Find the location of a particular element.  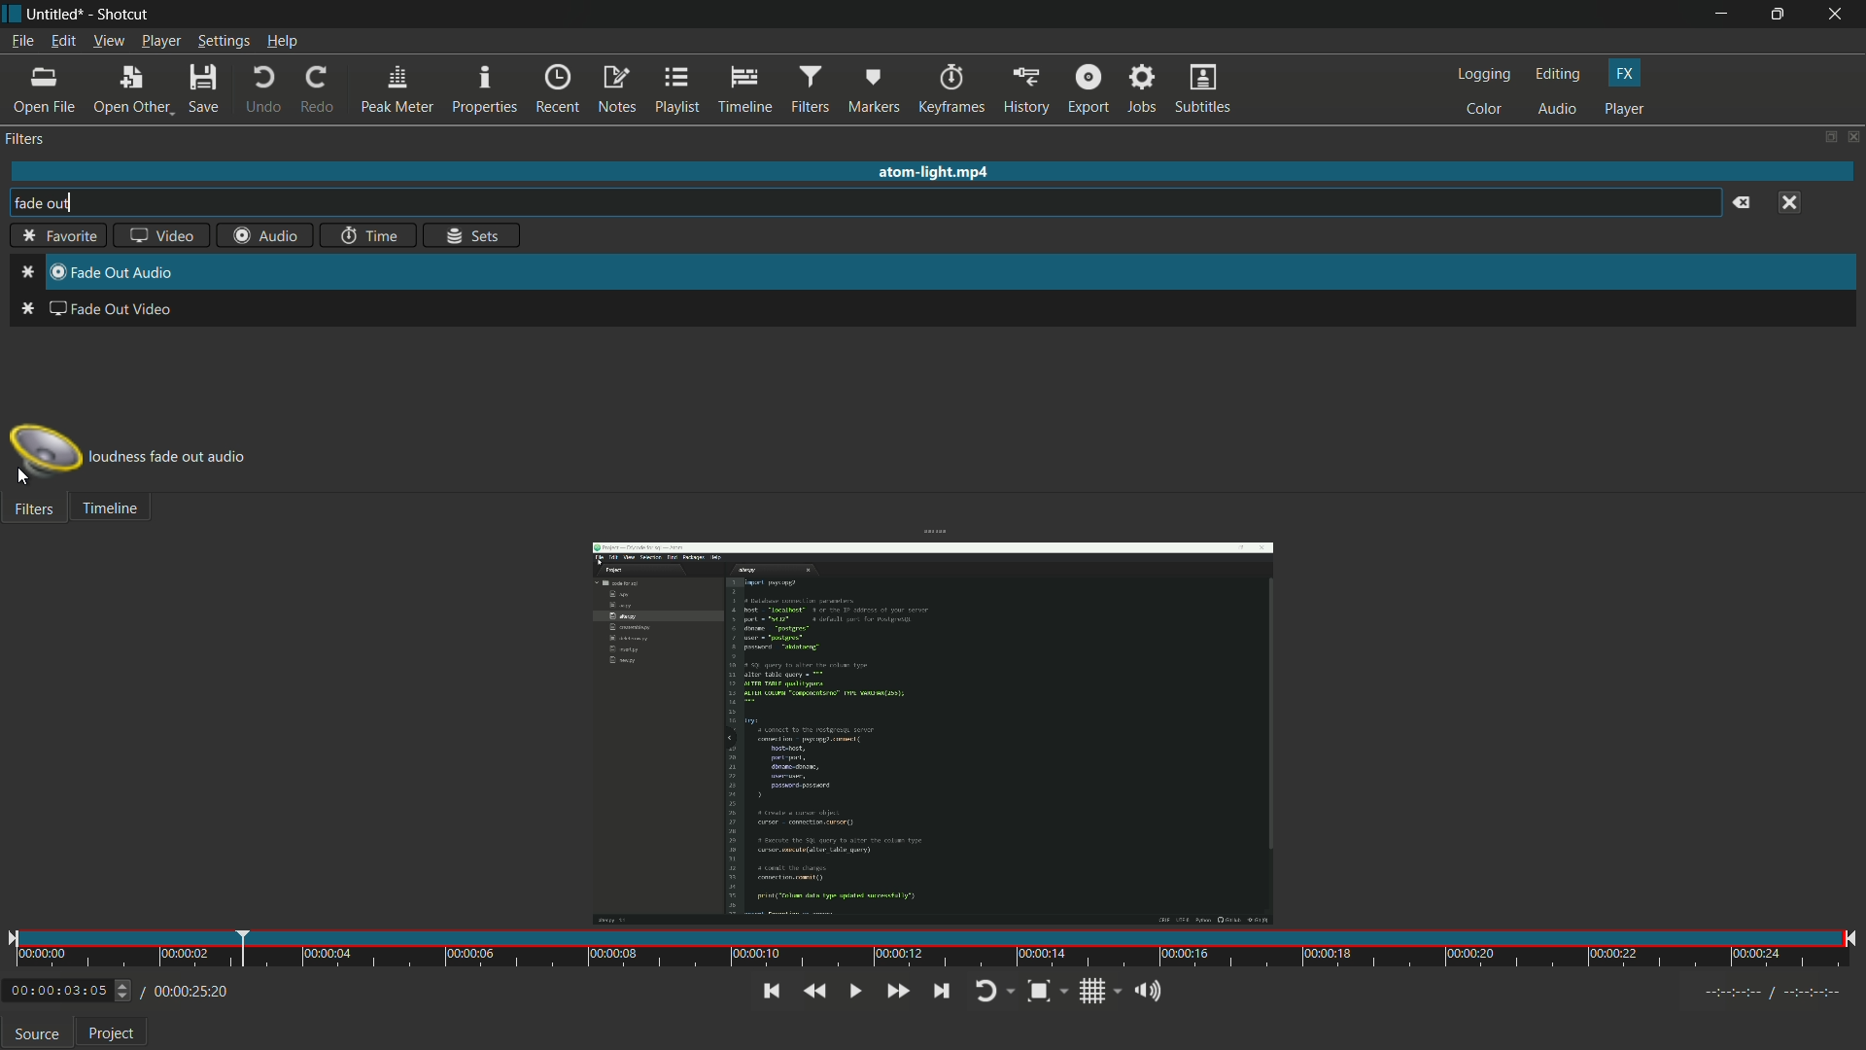

project is located at coordinates (113, 1036).